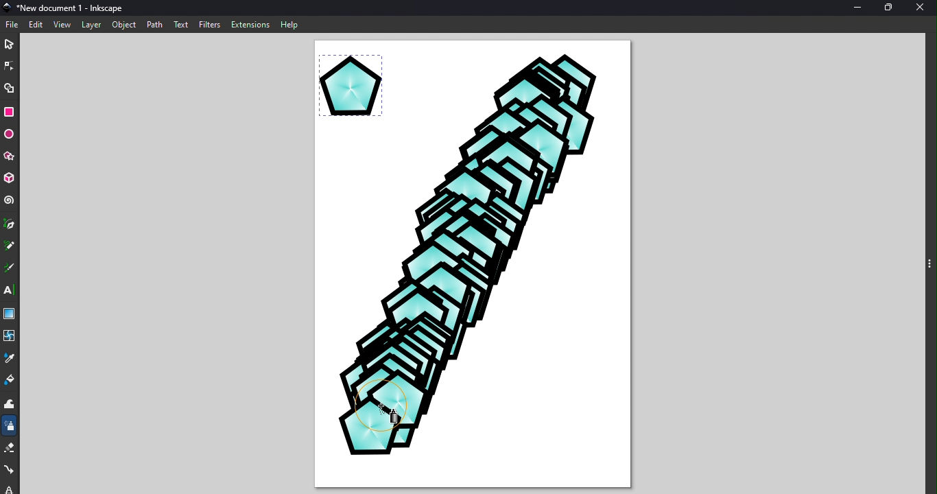 This screenshot has width=937, height=494. I want to click on Eraser tool, so click(10, 449).